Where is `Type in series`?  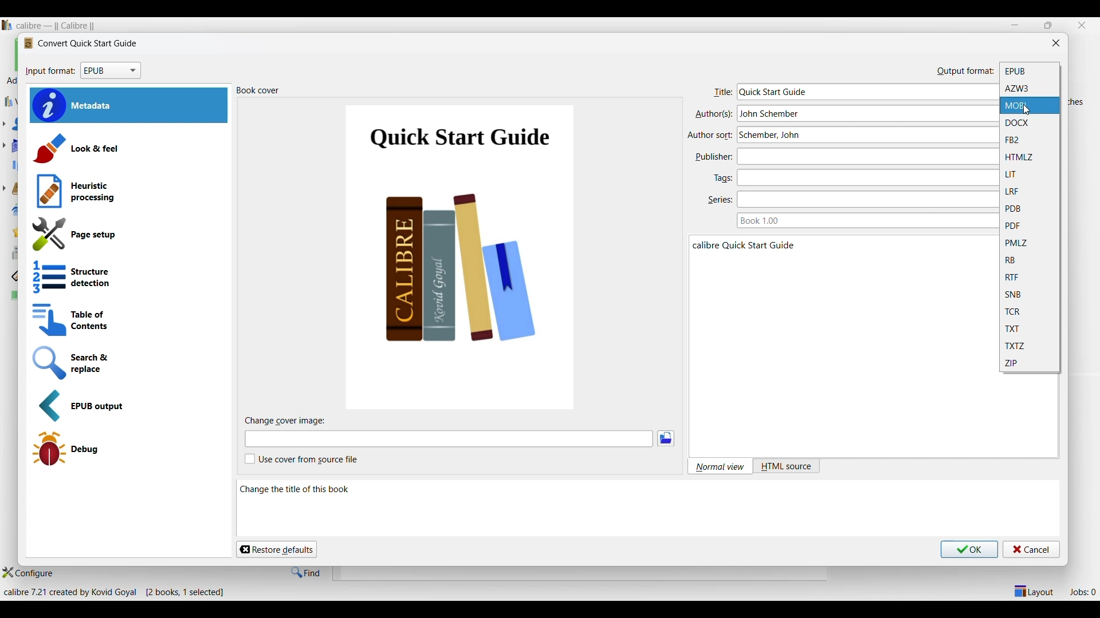 Type in series is located at coordinates (864, 200).